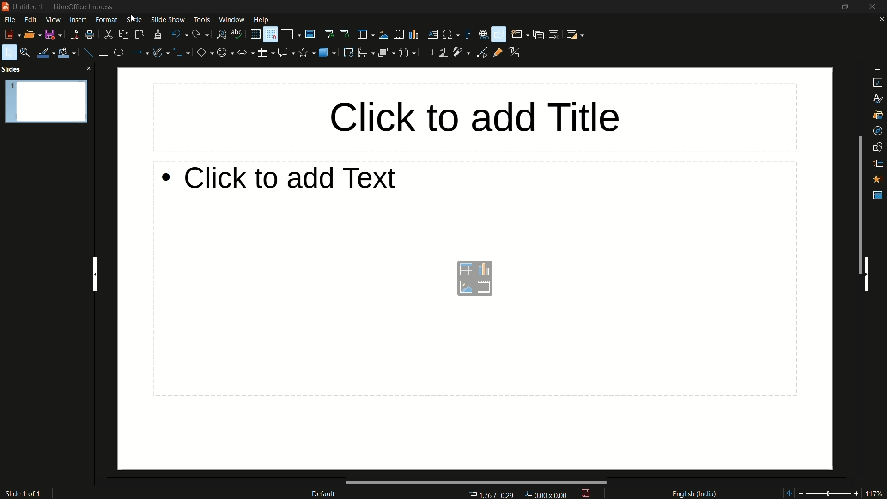 The height and width of the screenshot is (499, 887). I want to click on open file, so click(31, 35).